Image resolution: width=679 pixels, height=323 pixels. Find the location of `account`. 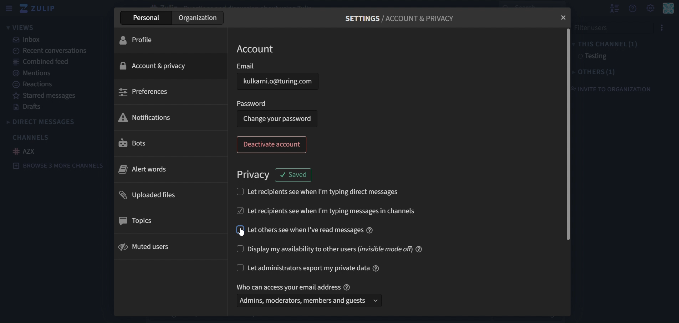

account is located at coordinates (257, 50).